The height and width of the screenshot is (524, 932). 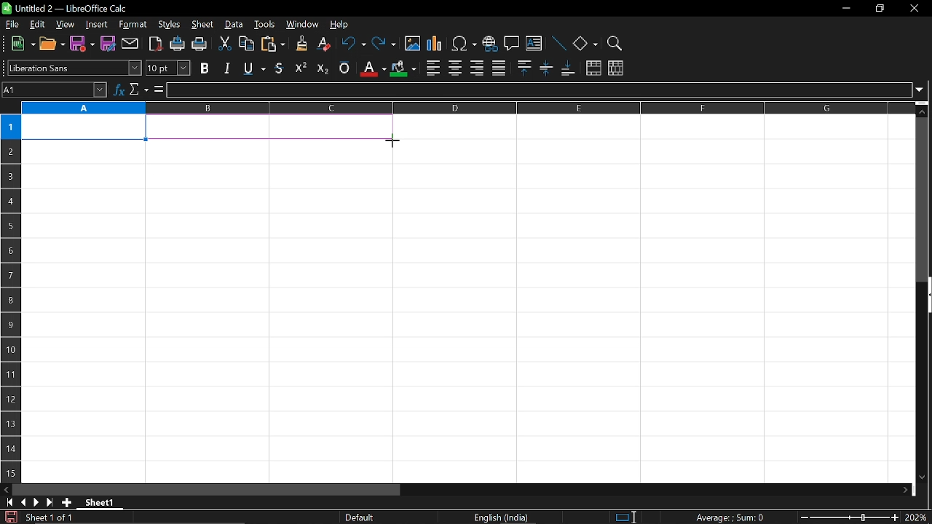 I want to click on go to first page, so click(x=7, y=503).